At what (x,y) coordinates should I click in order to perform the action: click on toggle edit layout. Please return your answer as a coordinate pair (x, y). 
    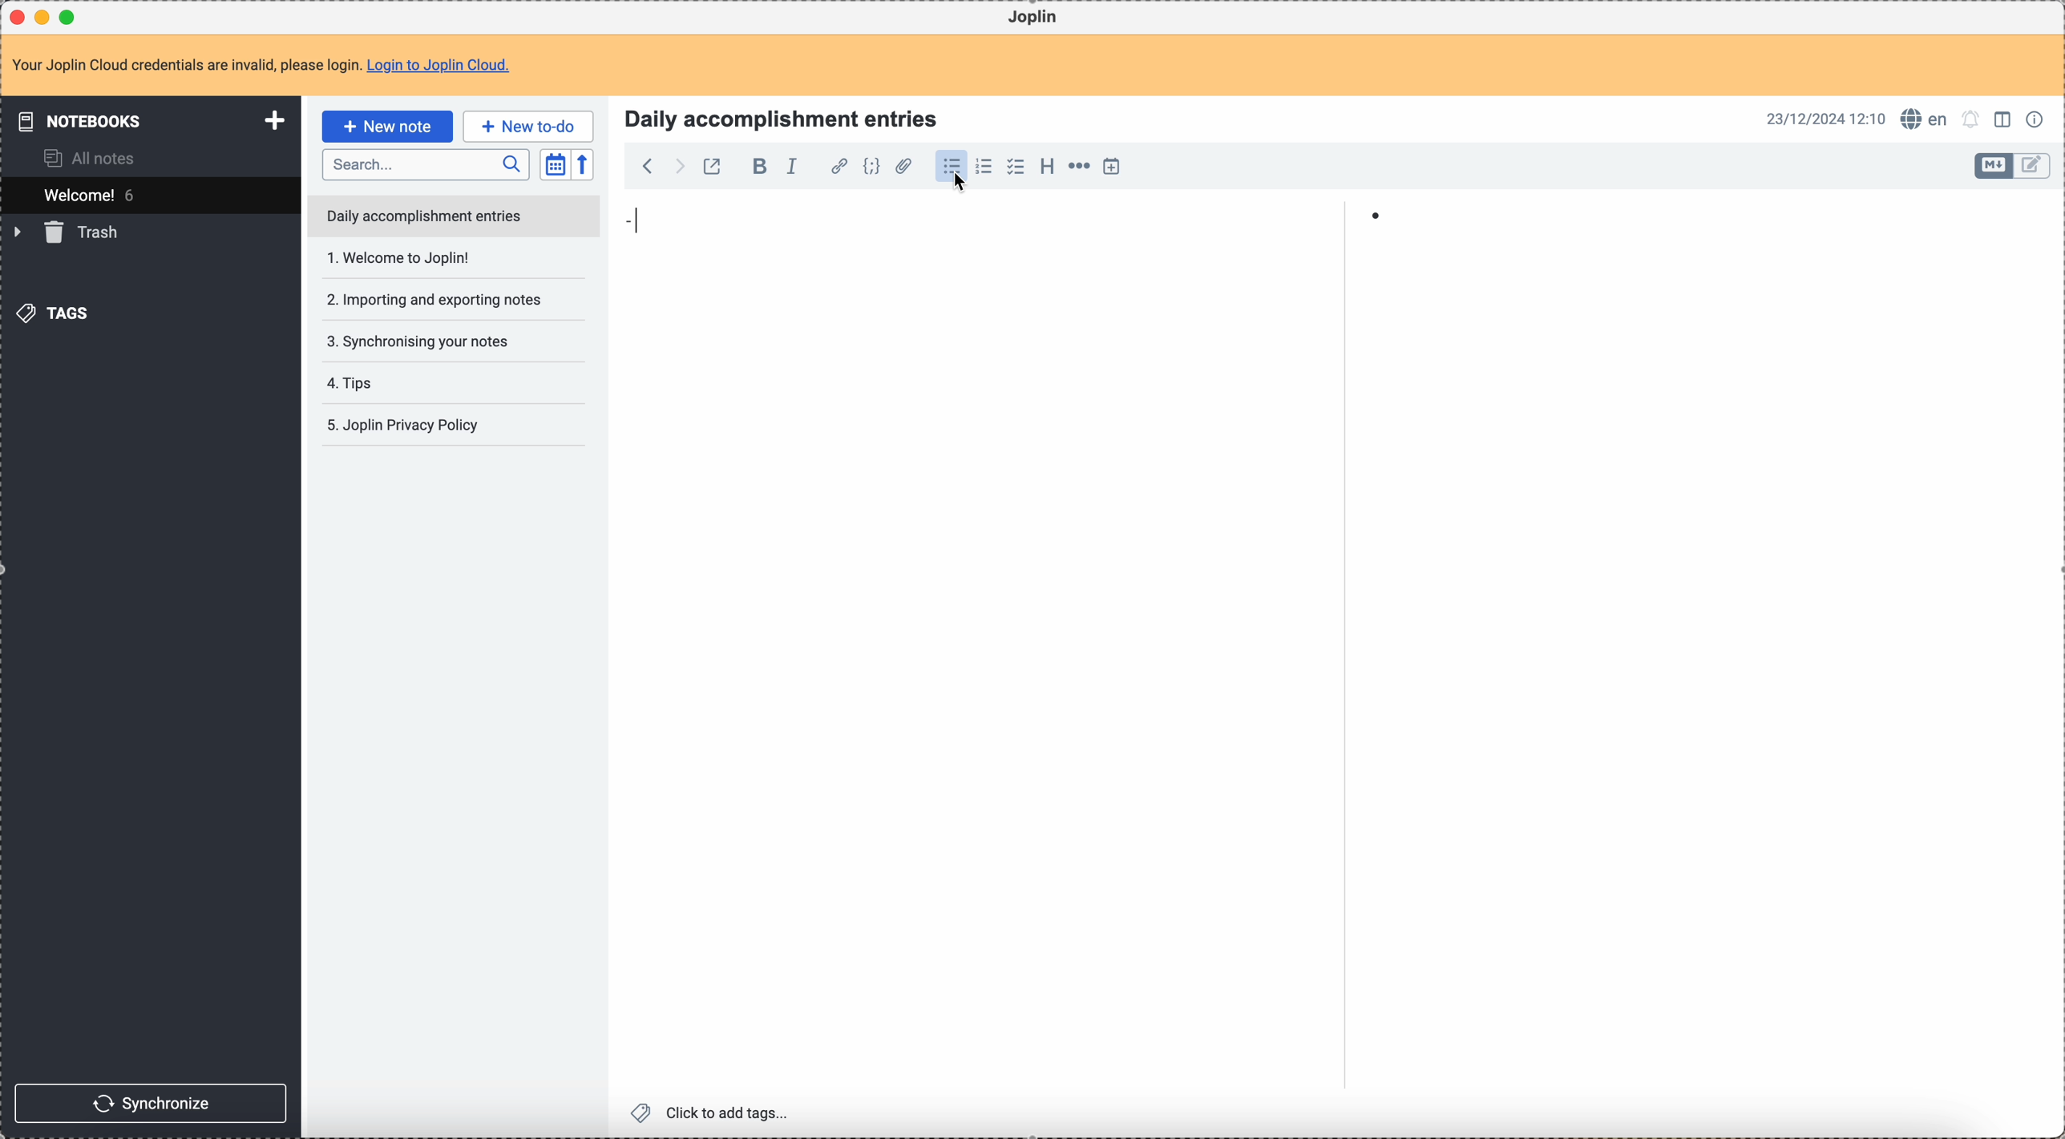
    Looking at the image, I should click on (2033, 166).